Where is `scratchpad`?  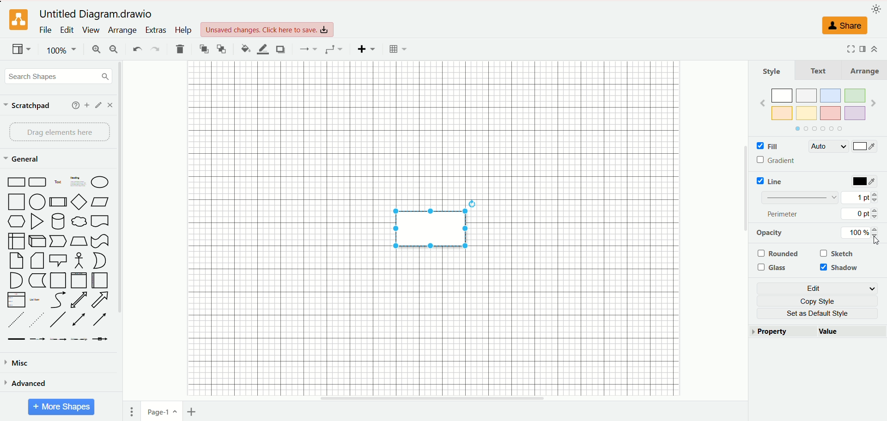 scratchpad is located at coordinates (27, 106).